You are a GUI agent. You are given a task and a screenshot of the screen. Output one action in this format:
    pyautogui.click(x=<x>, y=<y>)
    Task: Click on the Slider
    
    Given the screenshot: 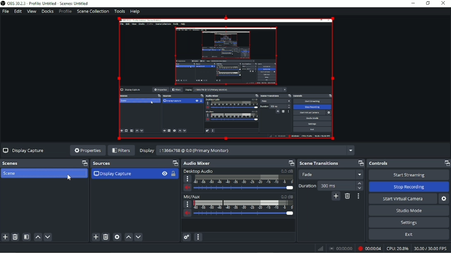 What is the action you would take?
    pyautogui.click(x=245, y=214)
    